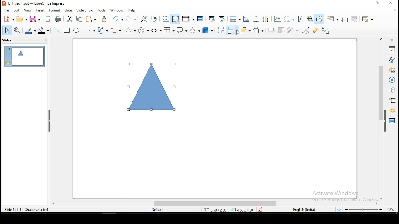  What do you see at coordinates (393, 100) in the screenshot?
I see `slide transition` at bounding box center [393, 100].